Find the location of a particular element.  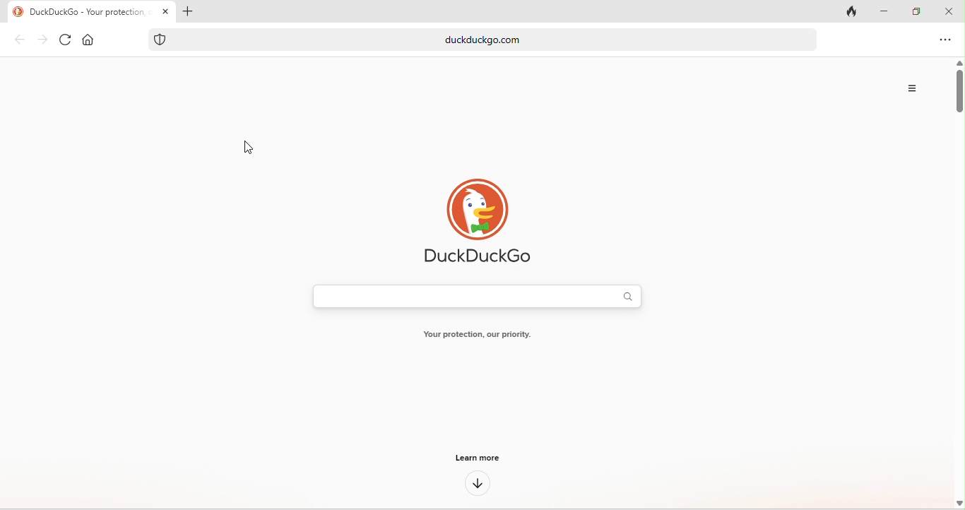

learn more is located at coordinates (475, 457).